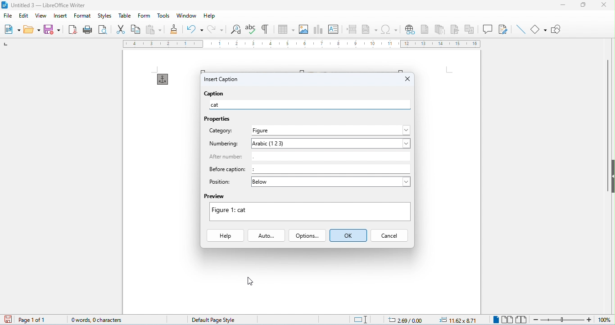 The height and width of the screenshot is (325, 615). I want to click on new, so click(13, 29).